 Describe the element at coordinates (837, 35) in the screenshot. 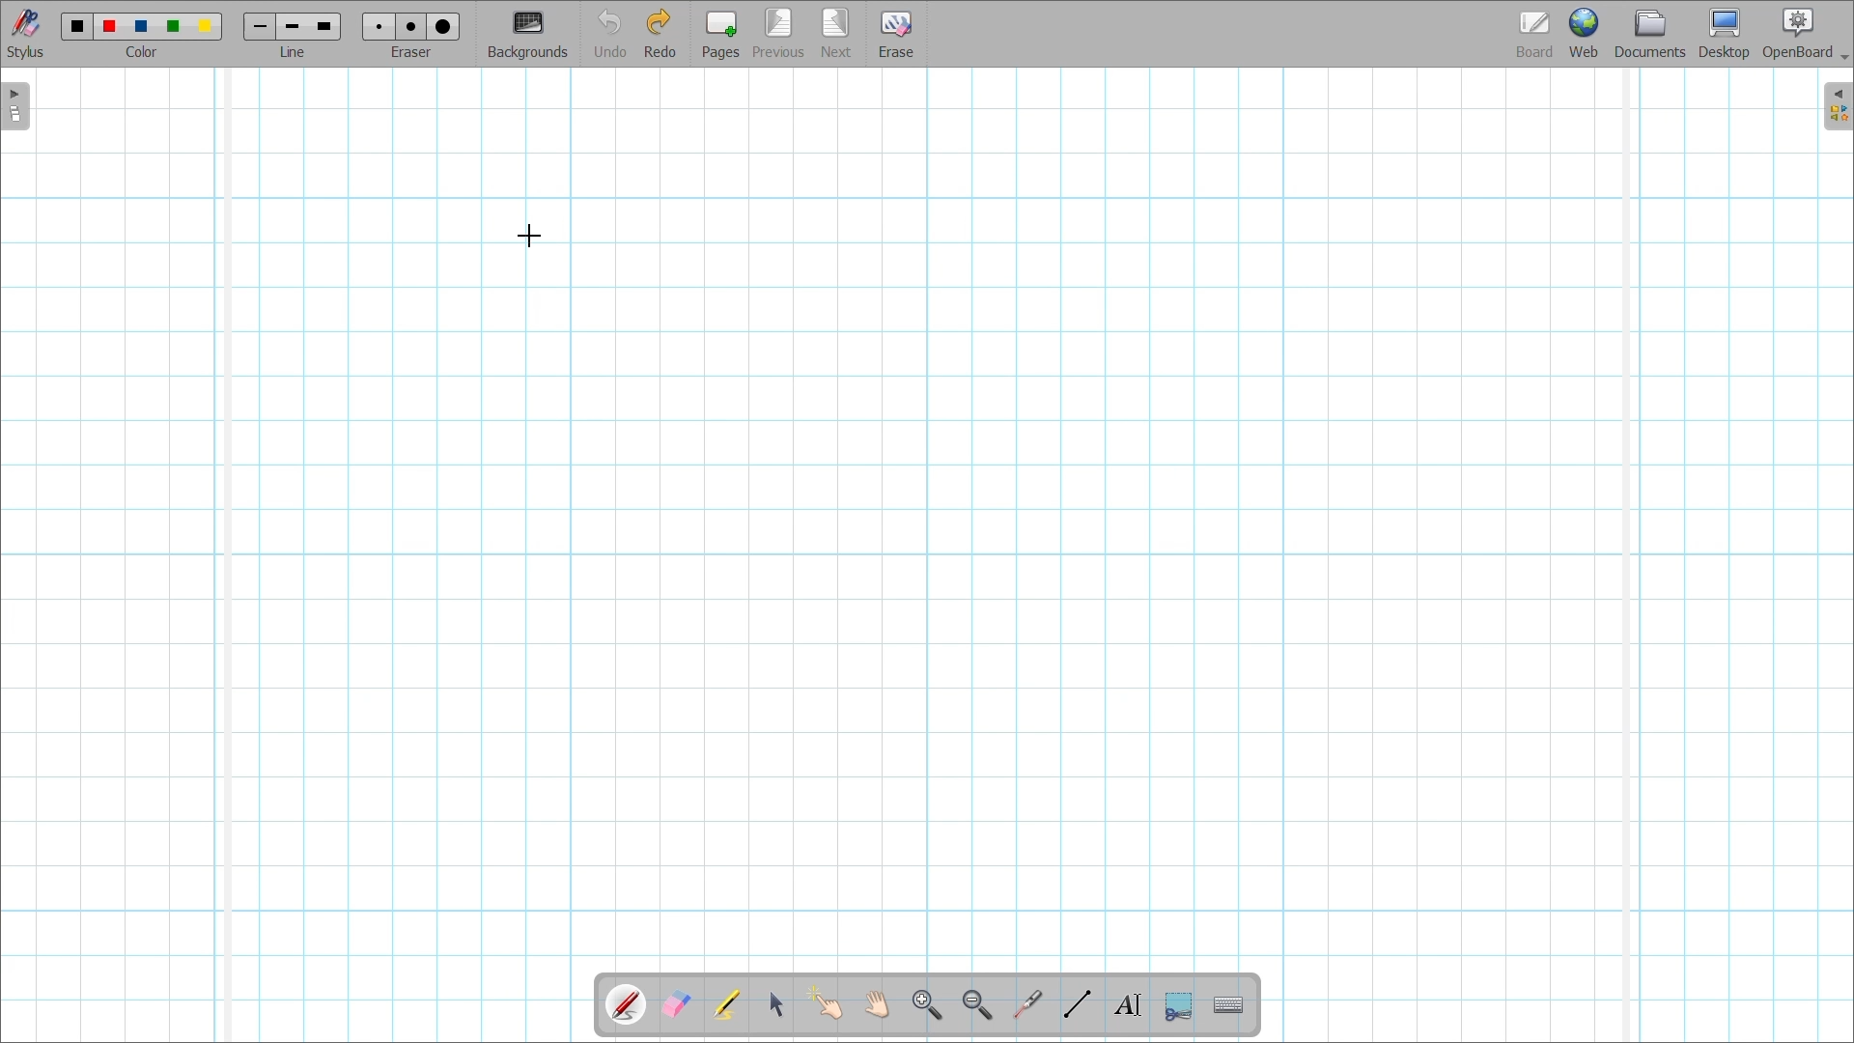

I see `Go to next page` at that location.